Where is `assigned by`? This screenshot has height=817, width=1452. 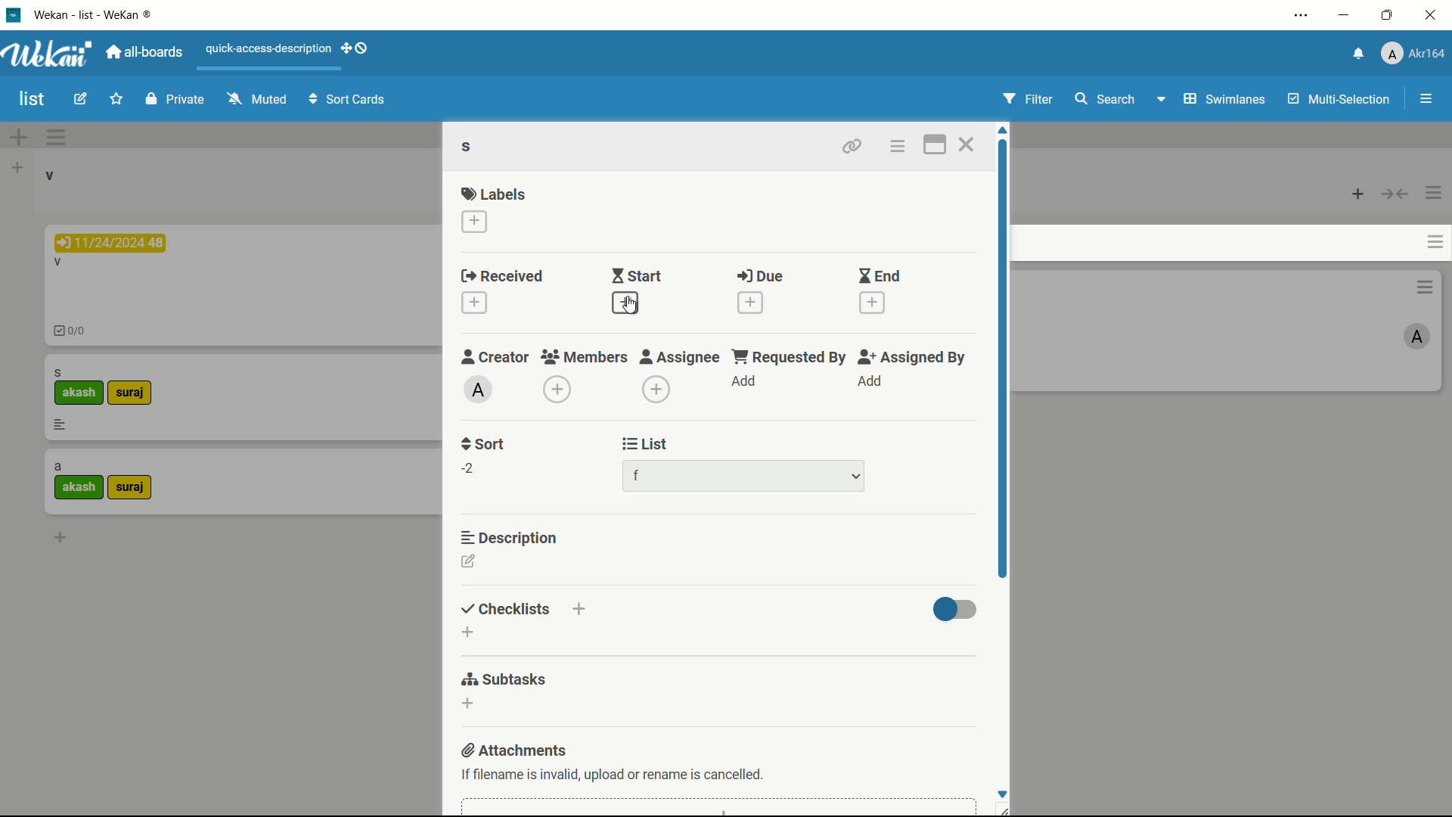
assigned by is located at coordinates (913, 357).